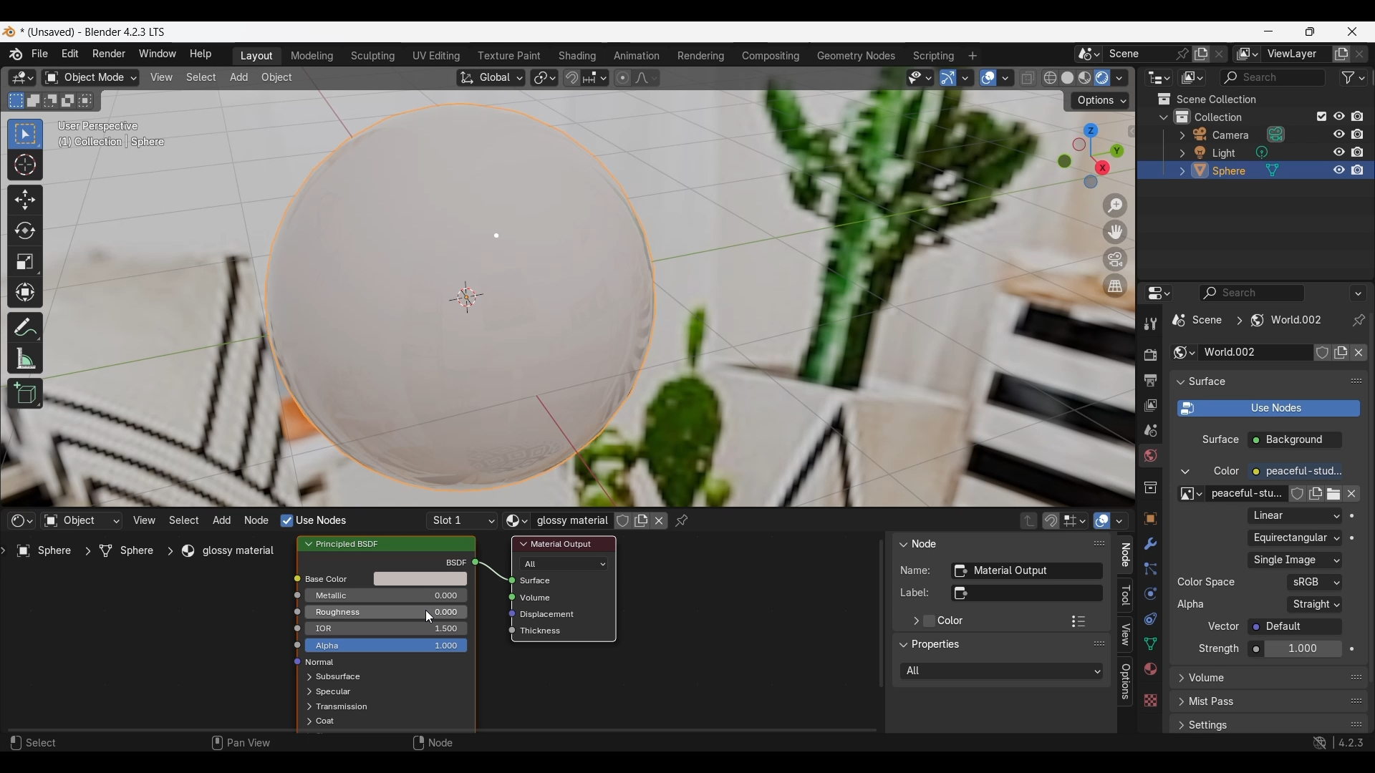 This screenshot has width=1375, height=773. What do you see at coordinates (325, 721) in the screenshot?
I see `Coat options` at bounding box center [325, 721].